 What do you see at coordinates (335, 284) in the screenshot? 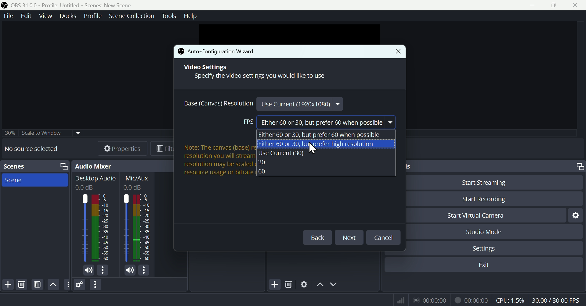
I see `Down` at bounding box center [335, 284].